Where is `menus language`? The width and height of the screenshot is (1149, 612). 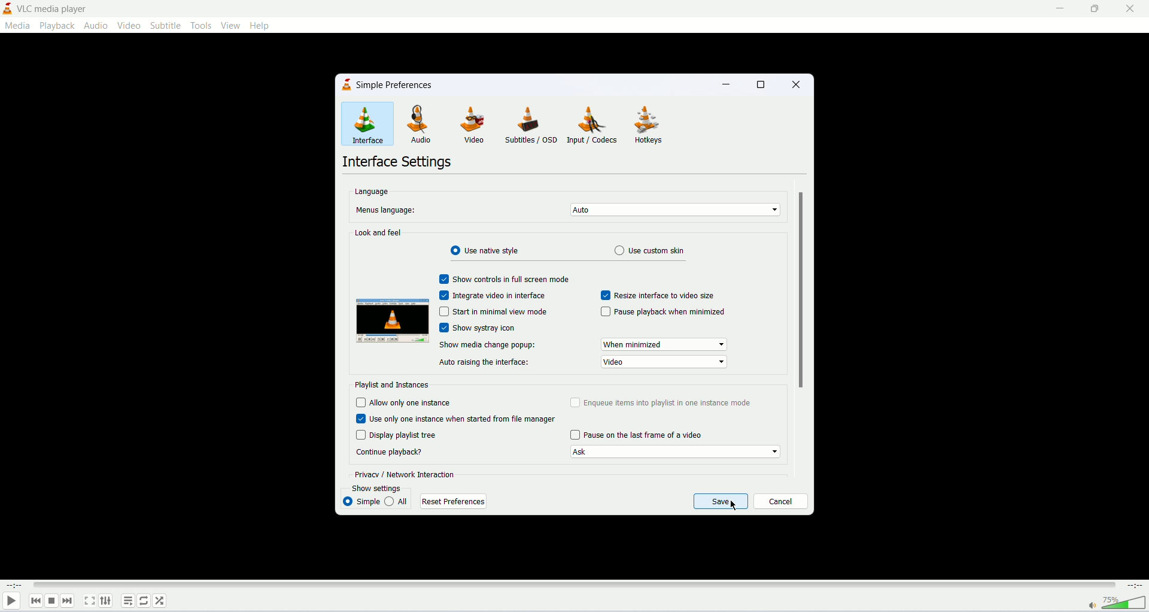 menus language is located at coordinates (388, 210).